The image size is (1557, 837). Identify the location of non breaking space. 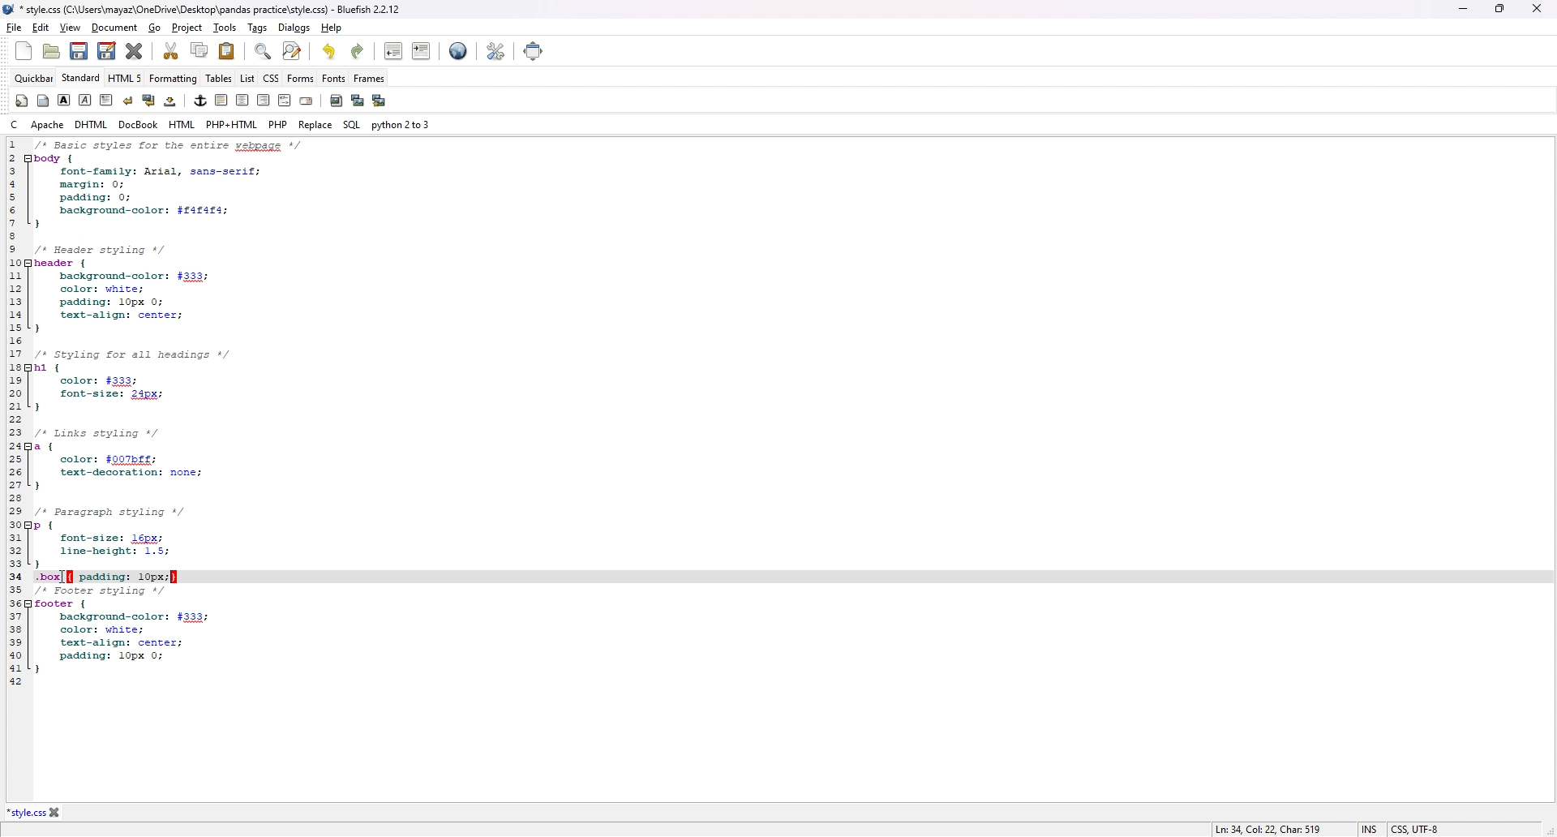
(171, 101).